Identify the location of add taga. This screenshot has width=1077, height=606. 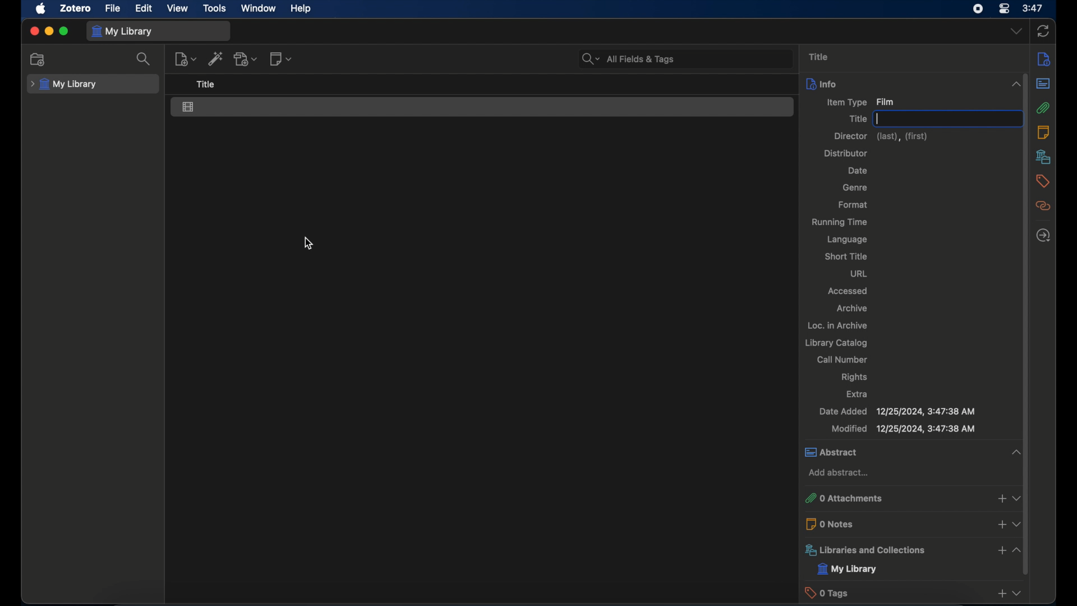
(1000, 593).